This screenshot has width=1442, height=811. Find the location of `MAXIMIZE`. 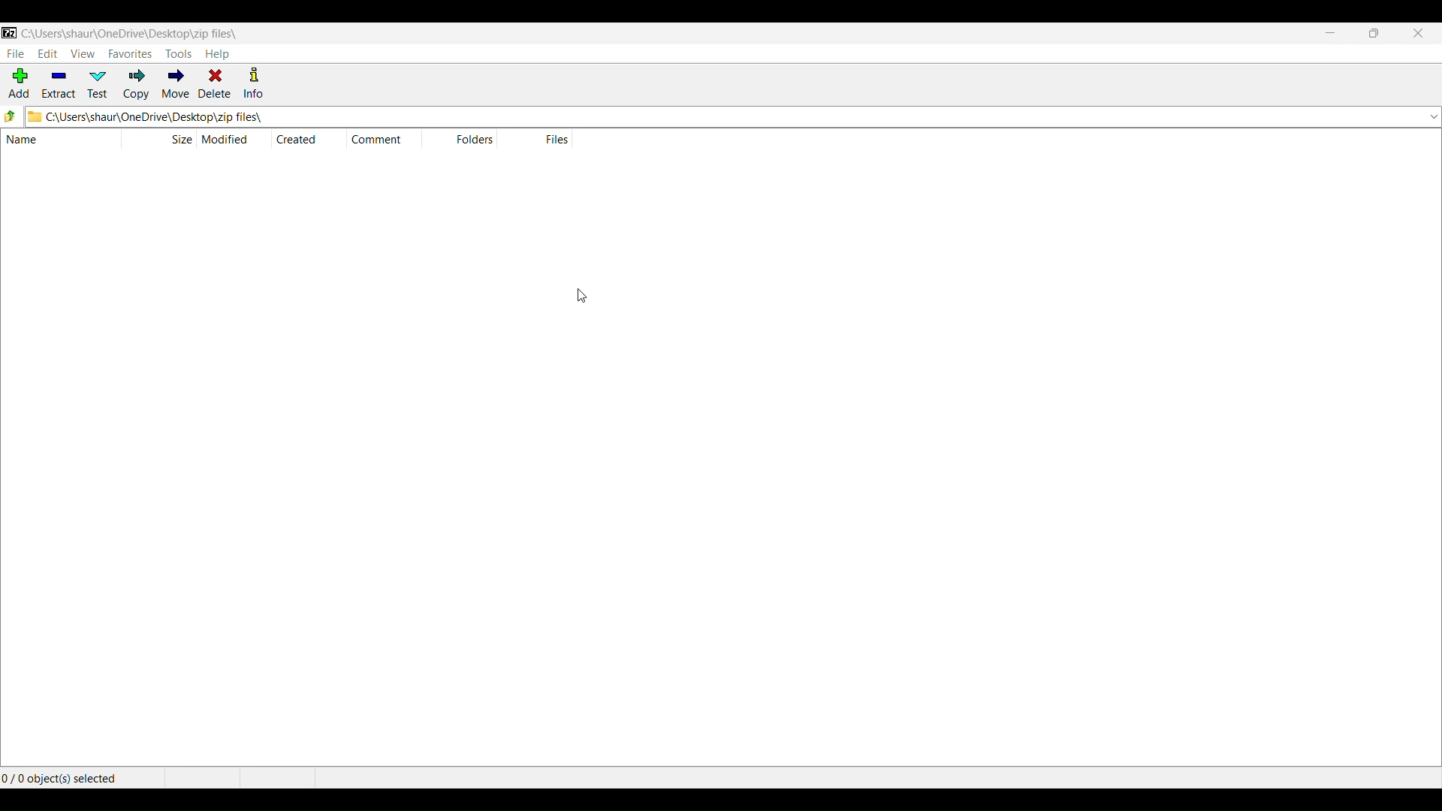

MAXIMIZE is located at coordinates (1374, 35).